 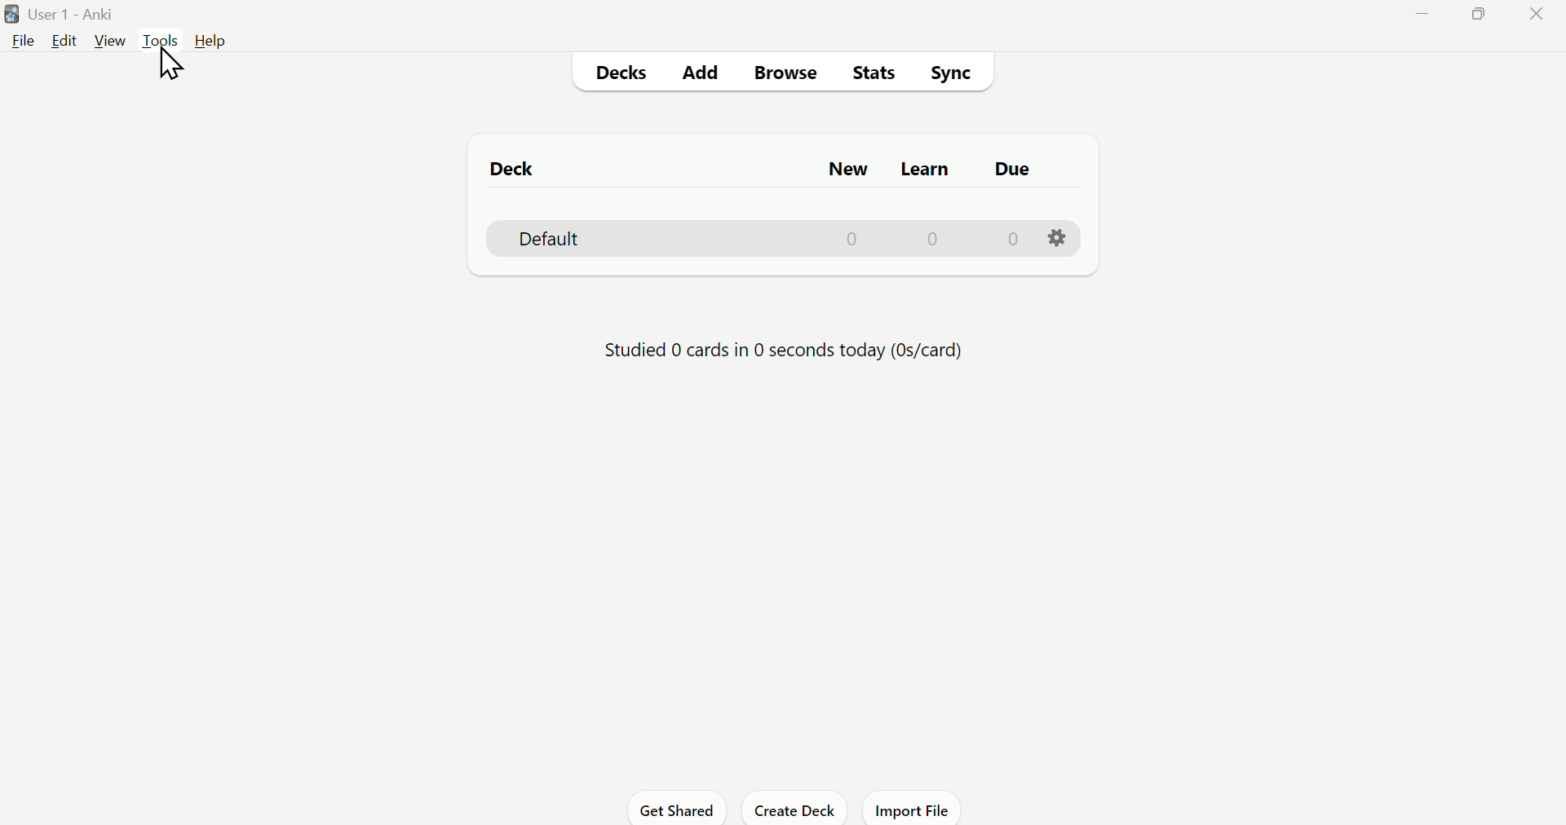 What do you see at coordinates (539, 237) in the screenshot?
I see `Default` at bounding box center [539, 237].